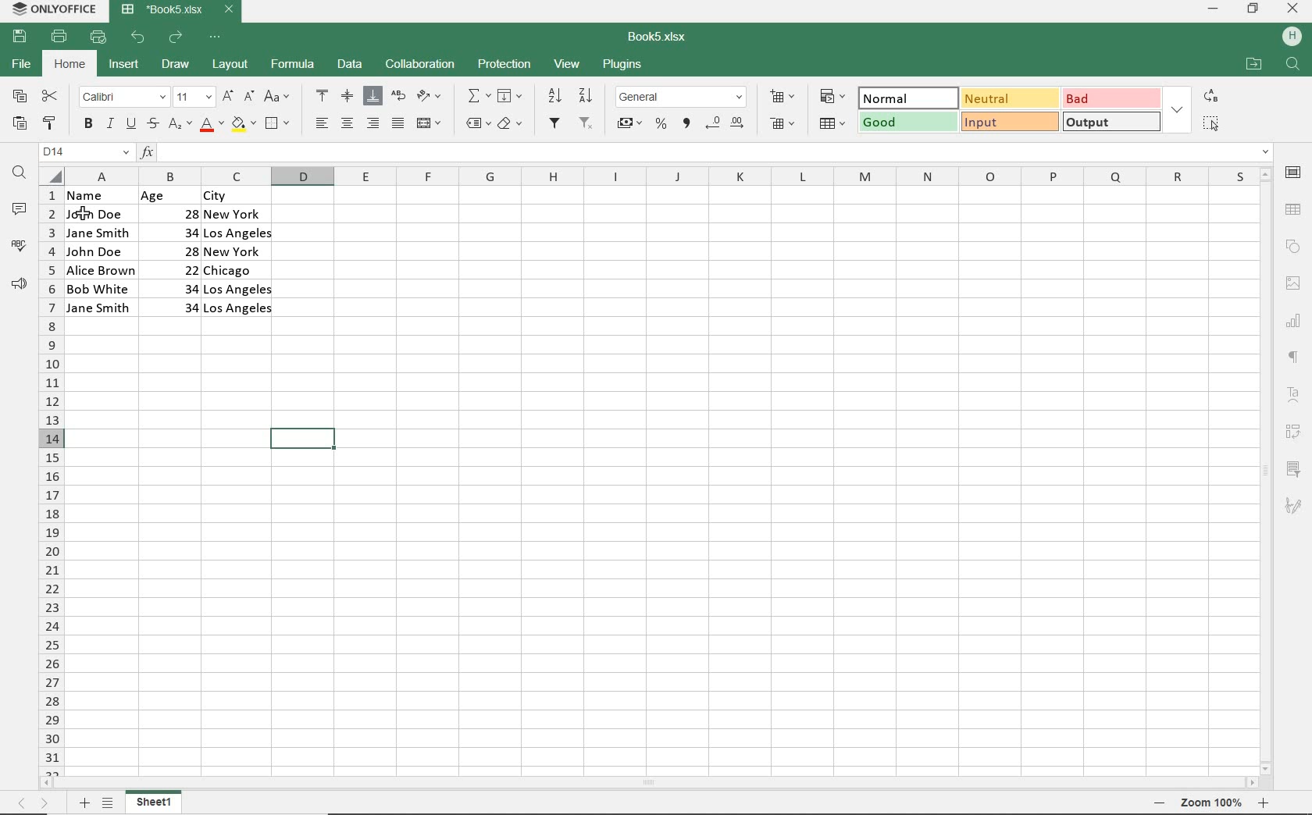 The image size is (1312, 815). Describe the element at coordinates (509, 126) in the screenshot. I see `CLEAR` at that location.